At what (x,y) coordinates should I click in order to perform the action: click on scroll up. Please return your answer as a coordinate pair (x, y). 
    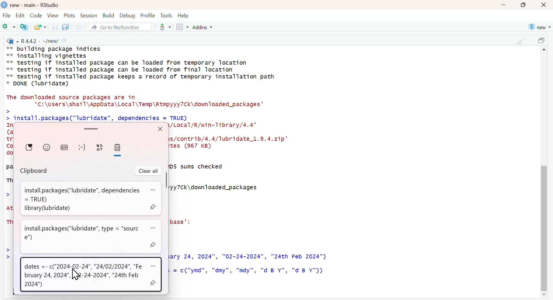
    Looking at the image, I should click on (545, 50).